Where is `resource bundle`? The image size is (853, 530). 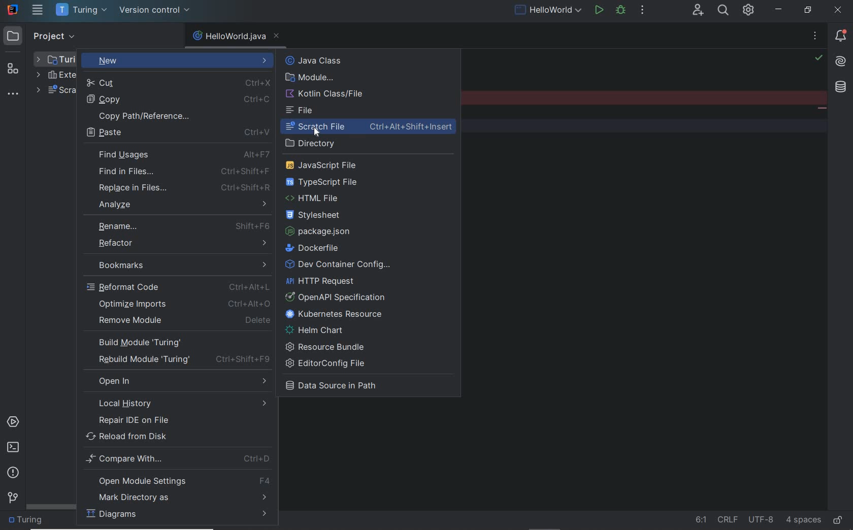
resource bundle is located at coordinates (328, 346).